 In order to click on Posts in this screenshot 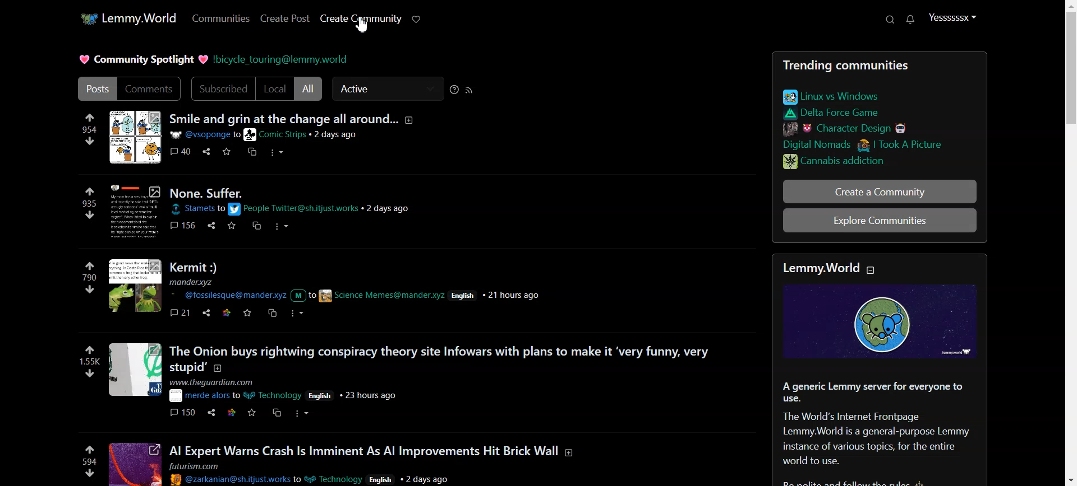, I will do `click(98, 88)`.